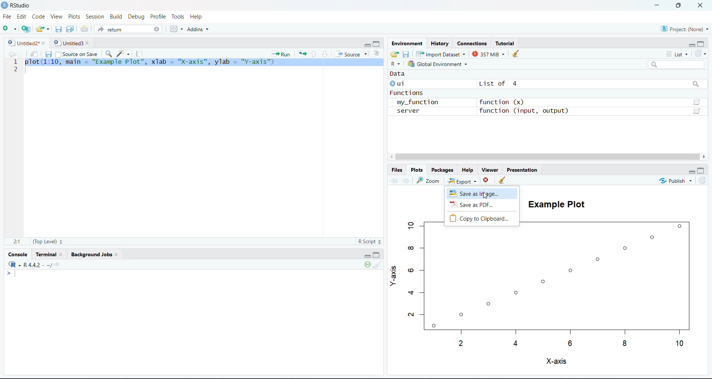  I want to click on Project (None), so click(683, 28).